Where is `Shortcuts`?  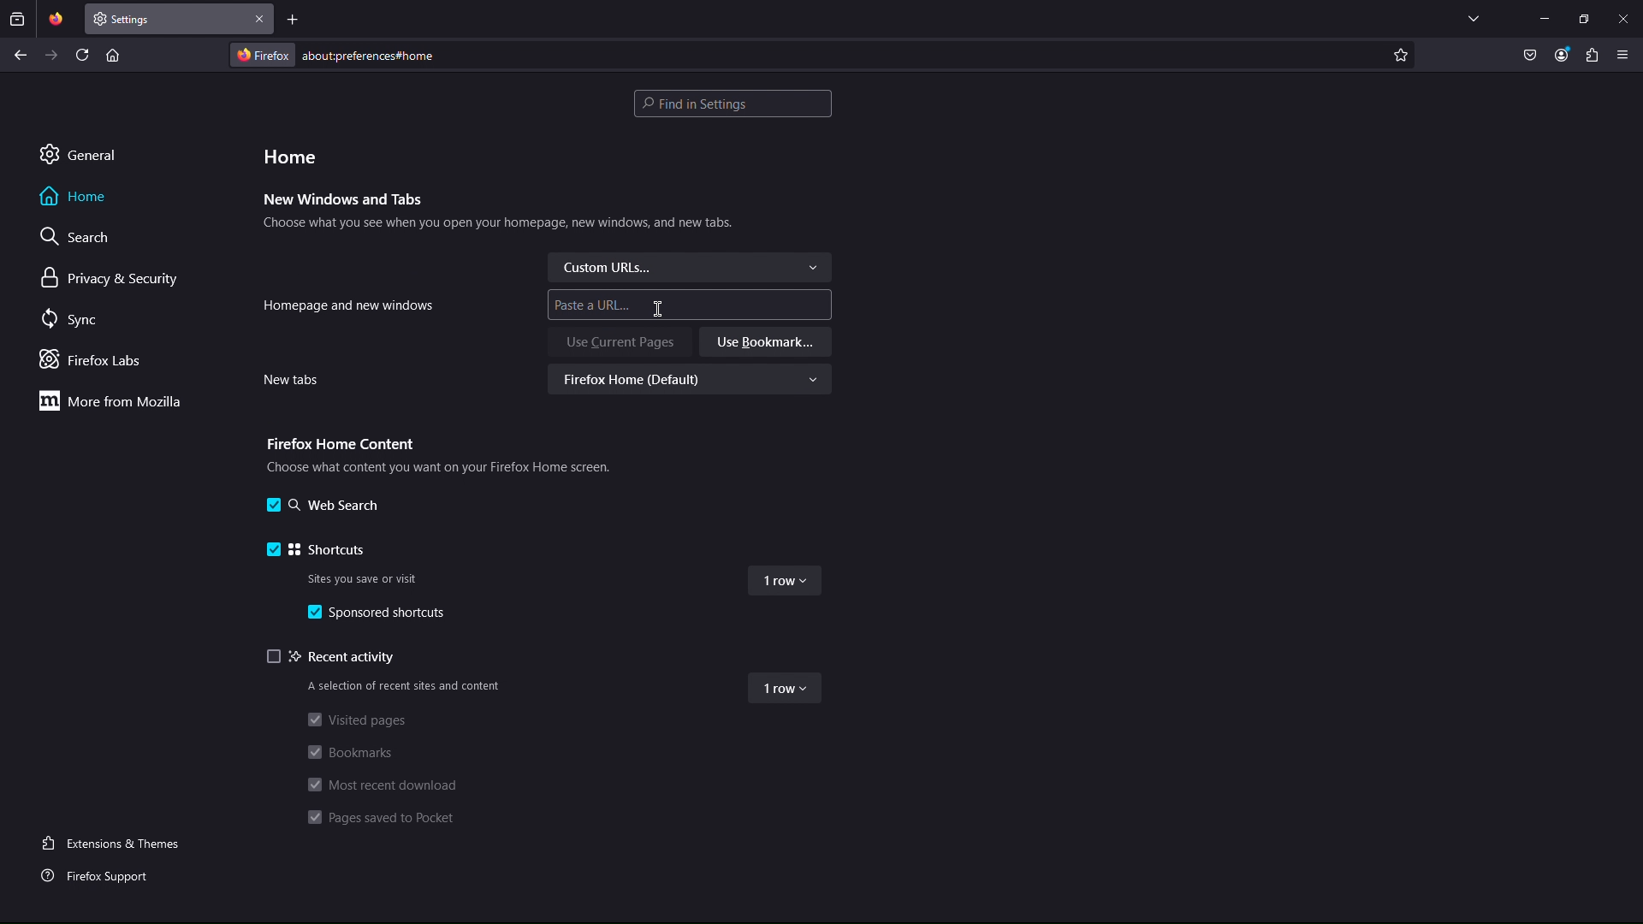
Shortcuts is located at coordinates (317, 547).